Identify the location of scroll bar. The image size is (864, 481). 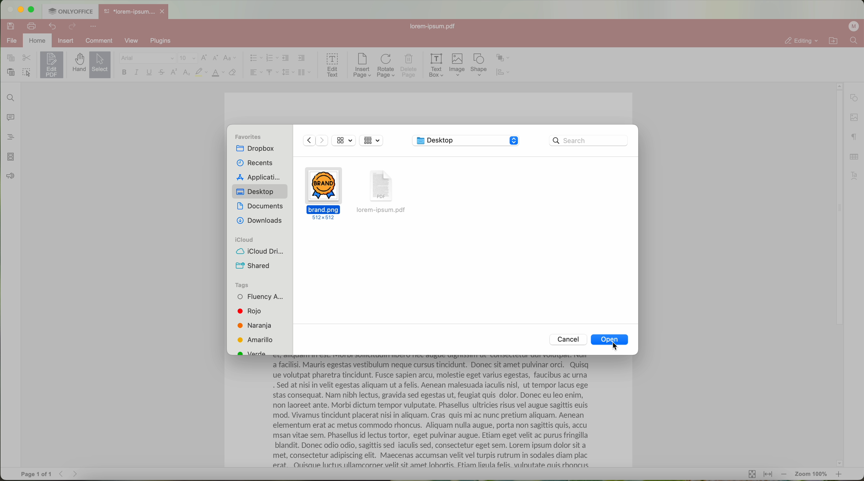
(836, 275).